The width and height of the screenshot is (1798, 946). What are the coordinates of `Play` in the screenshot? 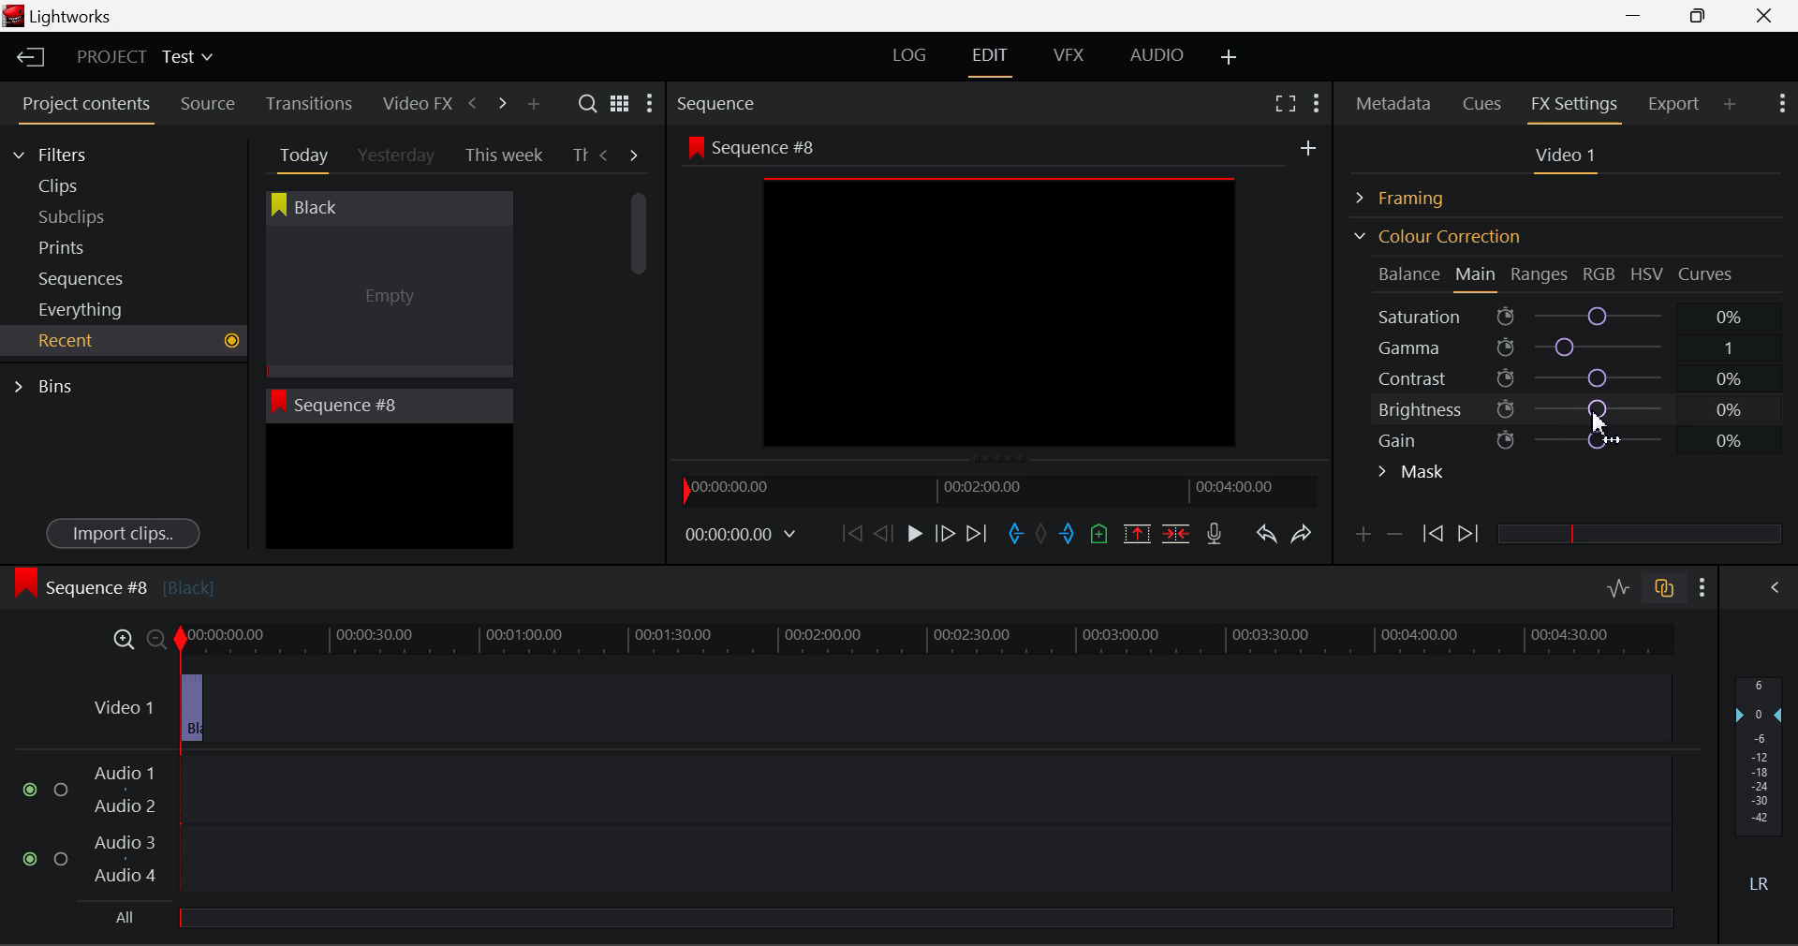 It's located at (912, 535).